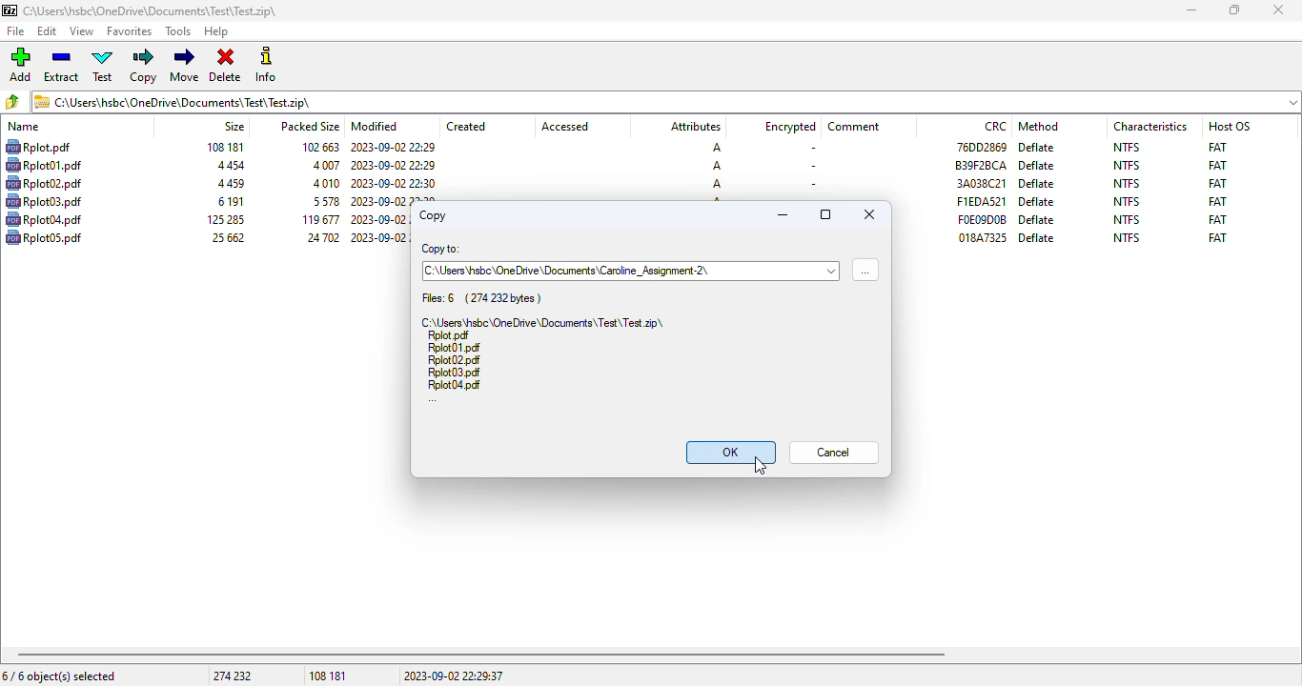 The width and height of the screenshot is (1302, 686). I want to click on NTFS, so click(1128, 219).